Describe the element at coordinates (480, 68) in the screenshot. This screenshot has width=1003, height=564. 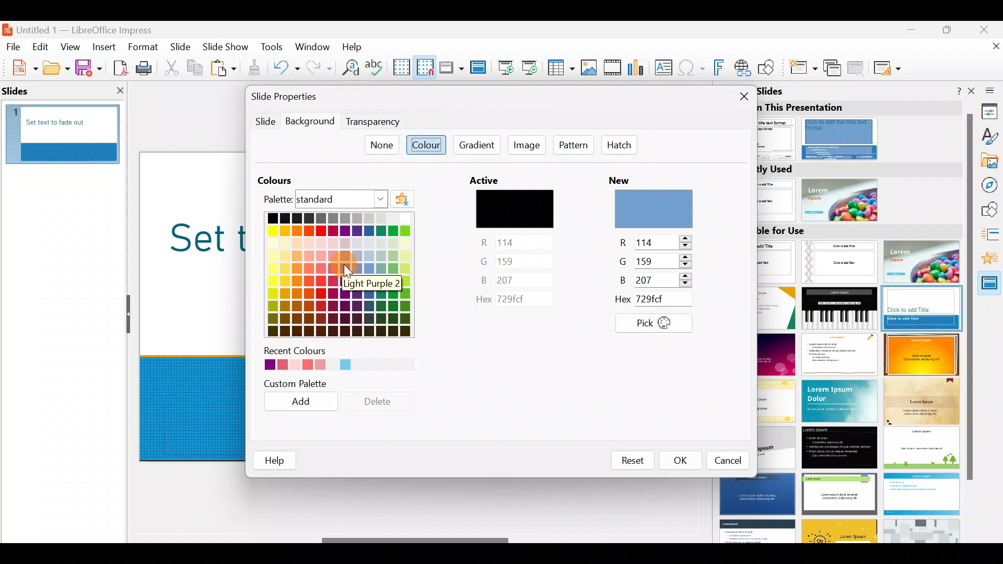
I see `Master slide` at that location.